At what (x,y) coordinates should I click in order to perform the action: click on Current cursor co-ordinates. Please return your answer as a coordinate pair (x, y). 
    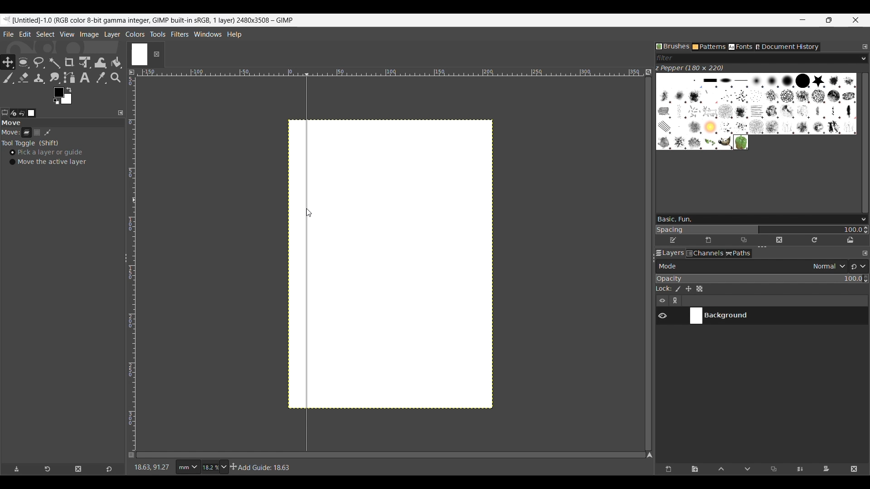
    Looking at the image, I should click on (151, 467).